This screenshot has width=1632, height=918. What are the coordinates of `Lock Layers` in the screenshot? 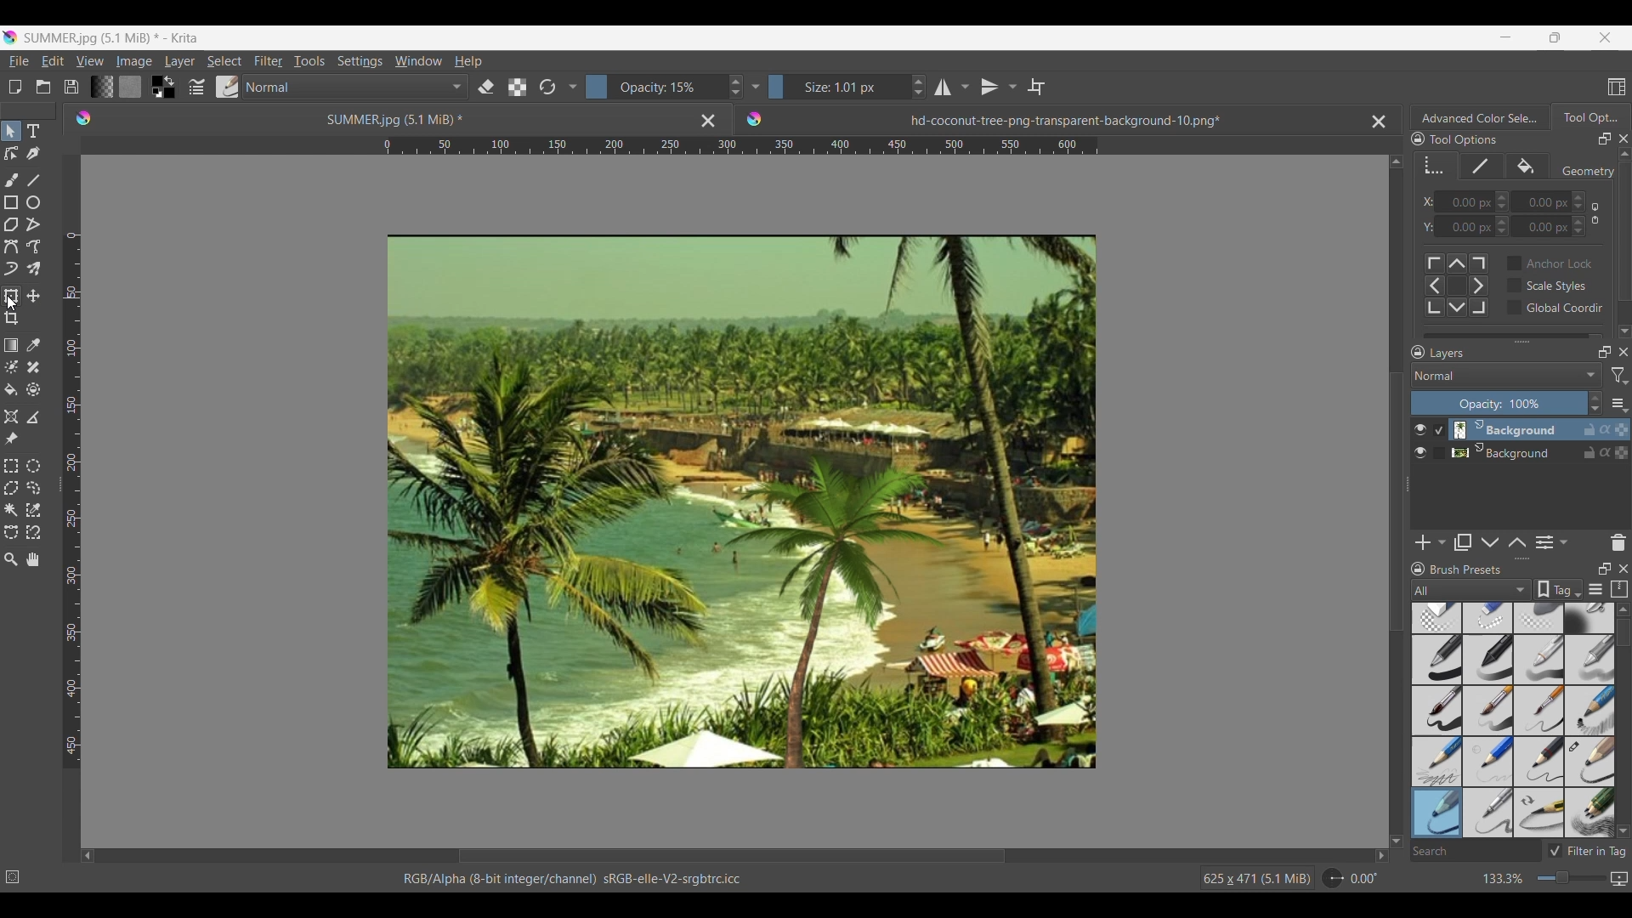 It's located at (1418, 352).